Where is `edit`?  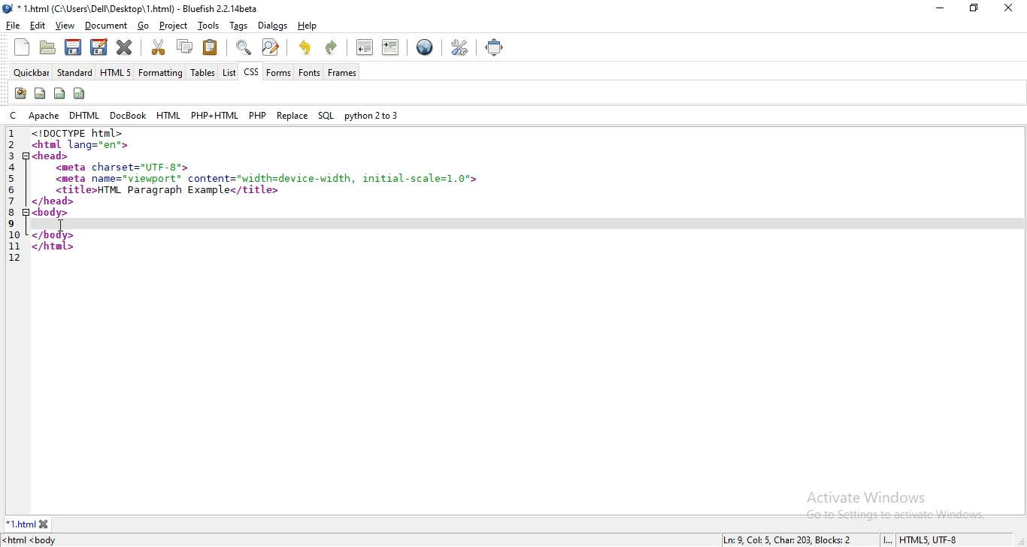
edit is located at coordinates (38, 25).